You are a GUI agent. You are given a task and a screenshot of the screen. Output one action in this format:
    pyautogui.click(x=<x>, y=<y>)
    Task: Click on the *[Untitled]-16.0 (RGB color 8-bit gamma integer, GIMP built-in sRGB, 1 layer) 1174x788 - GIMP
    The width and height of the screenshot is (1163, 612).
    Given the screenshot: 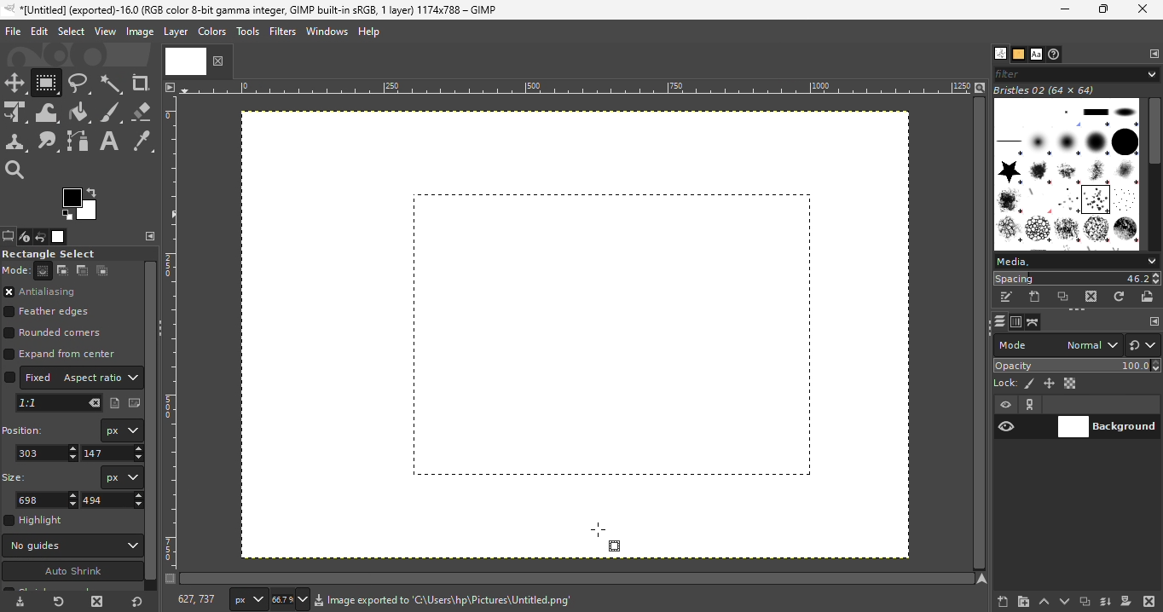 What is the action you would take?
    pyautogui.click(x=247, y=11)
    